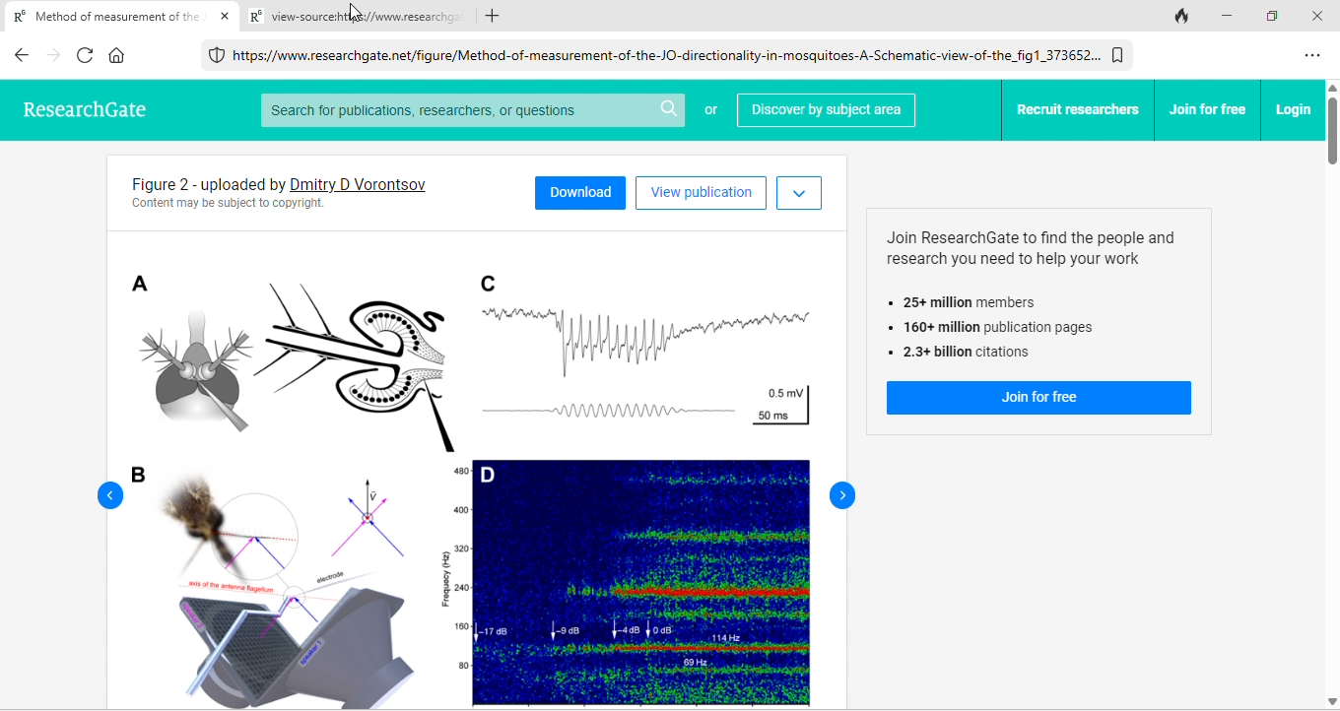 The image size is (1340, 711). What do you see at coordinates (1226, 14) in the screenshot?
I see `minimize` at bounding box center [1226, 14].